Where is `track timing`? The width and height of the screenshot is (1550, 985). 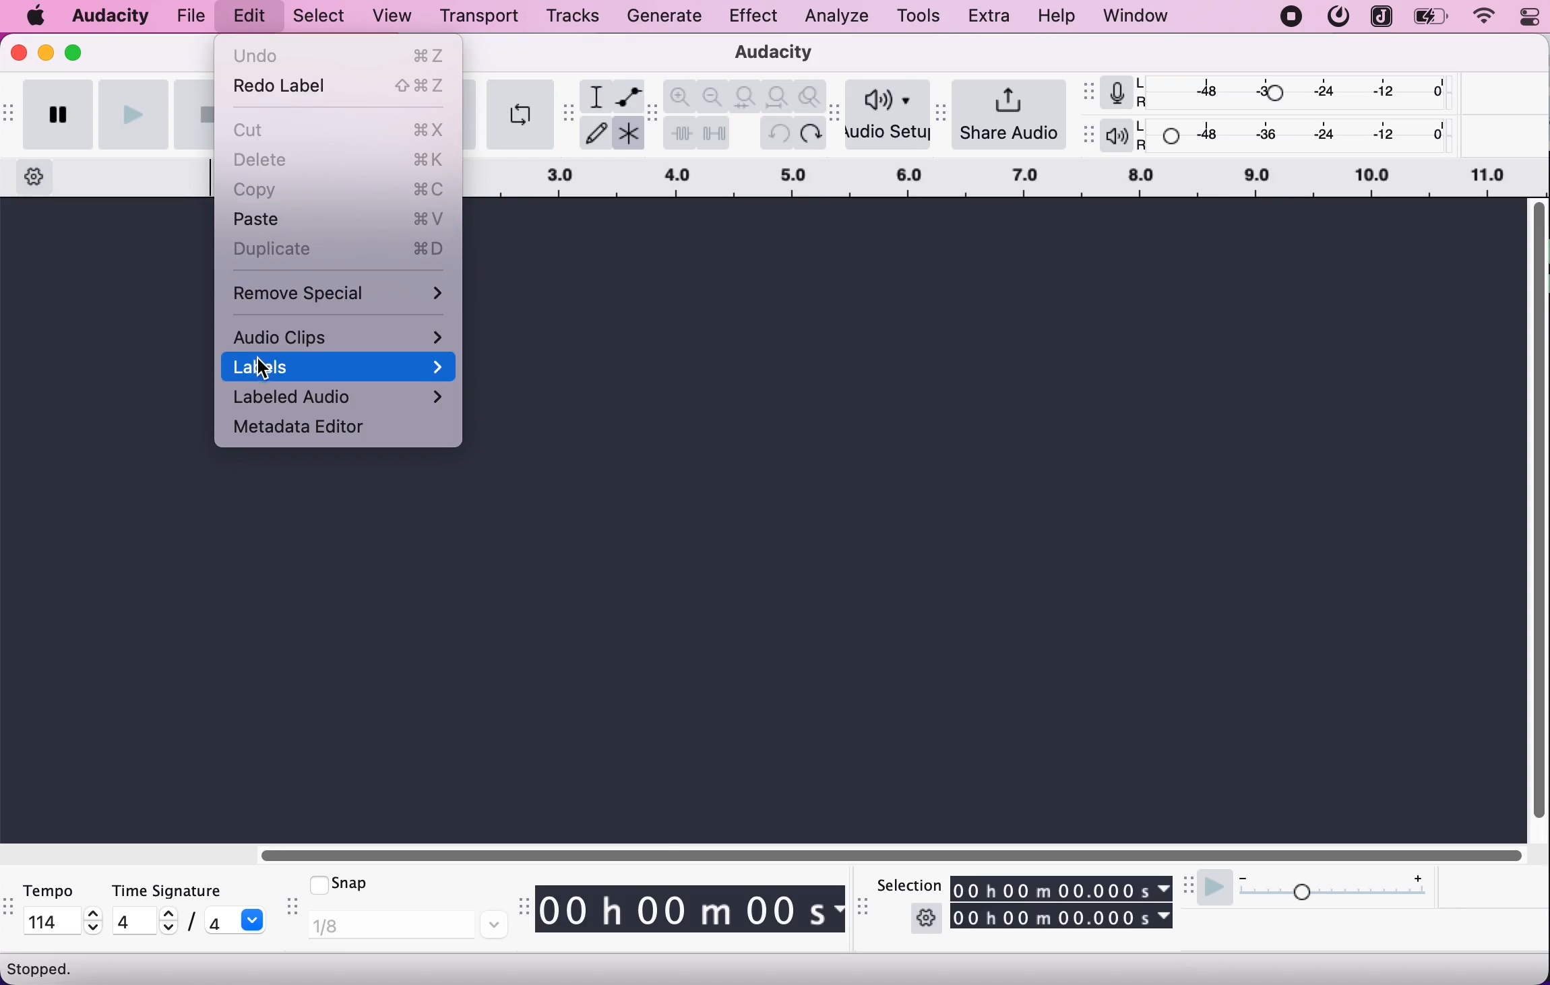 track timing is located at coordinates (1063, 917).